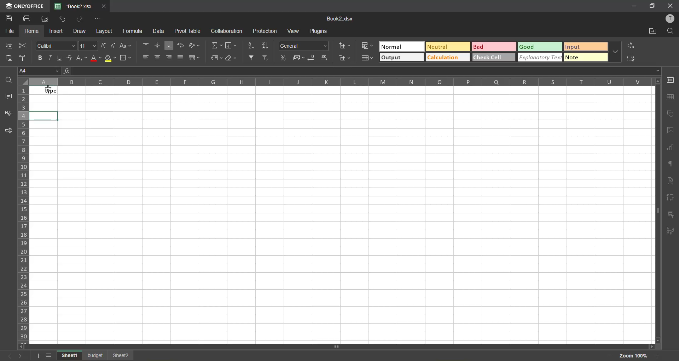 Image resolution: width=679 pixels, height=361 pixels. I want to click on cursor, so click(49, 89).